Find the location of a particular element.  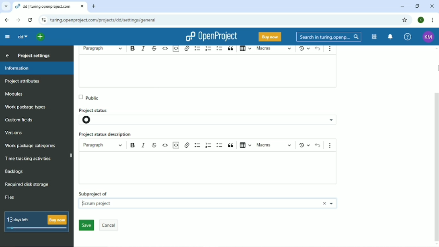

Numbered list is located at coordinates (208, 49).